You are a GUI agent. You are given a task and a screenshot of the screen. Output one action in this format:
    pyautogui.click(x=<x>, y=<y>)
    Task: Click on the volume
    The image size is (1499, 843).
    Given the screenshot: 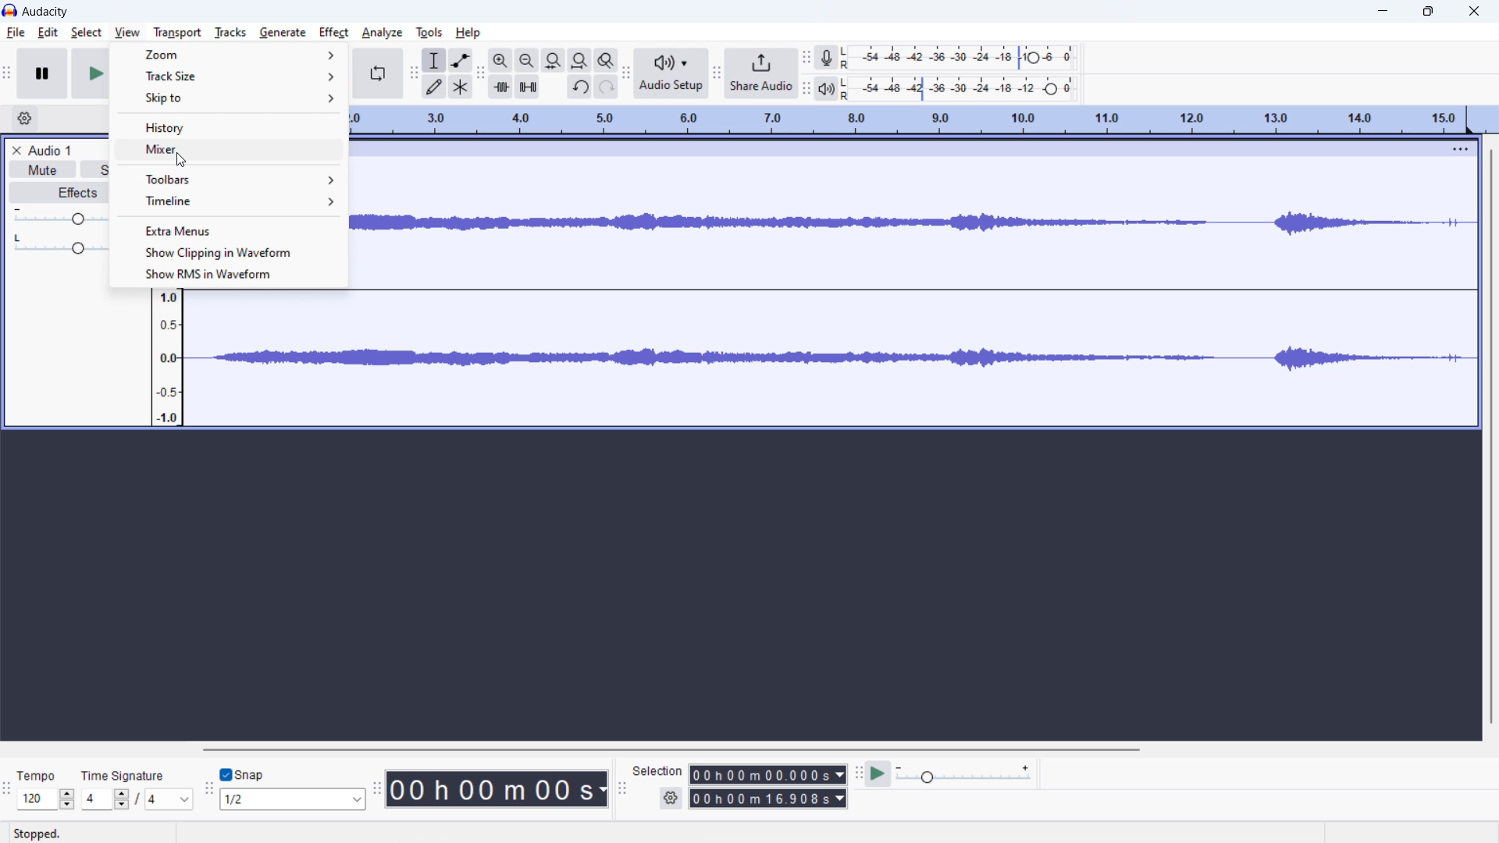 What is the action you would take?
    pyautogui.click(x=59, y=216)
    